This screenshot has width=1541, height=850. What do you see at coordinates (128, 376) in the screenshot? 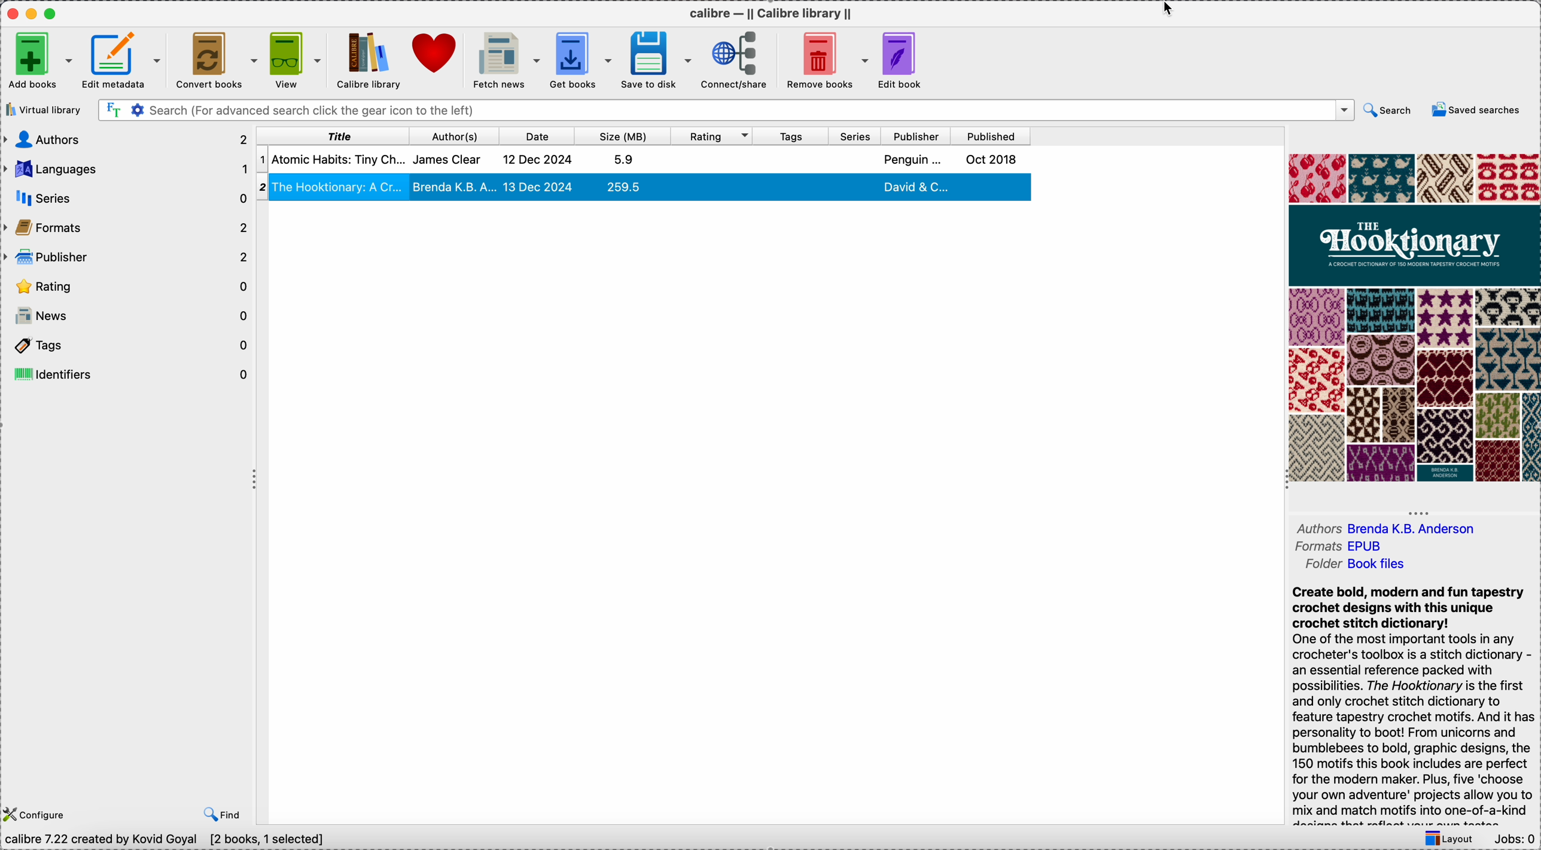
I see `identifiers` at bounding box center [128, 376].